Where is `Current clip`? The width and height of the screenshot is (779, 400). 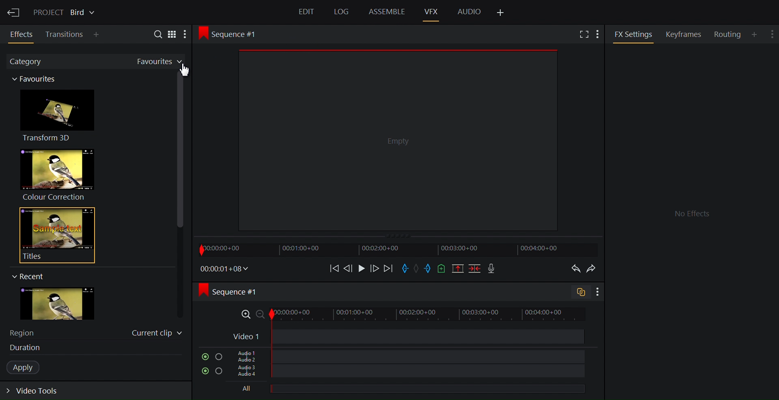 Current clip is located at coordinates (157, 334).